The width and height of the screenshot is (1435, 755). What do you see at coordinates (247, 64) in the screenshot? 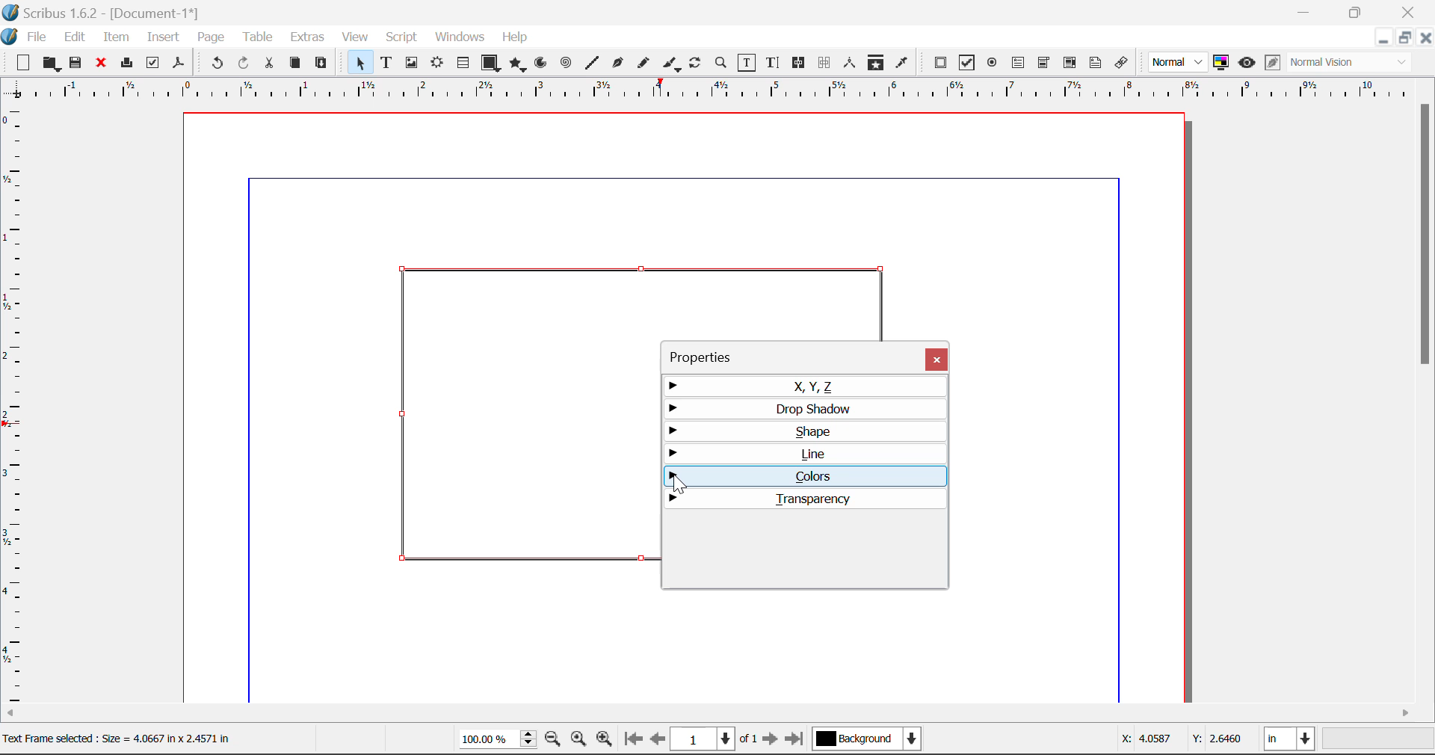
I see `Redo` at bounding box center [247, 64].